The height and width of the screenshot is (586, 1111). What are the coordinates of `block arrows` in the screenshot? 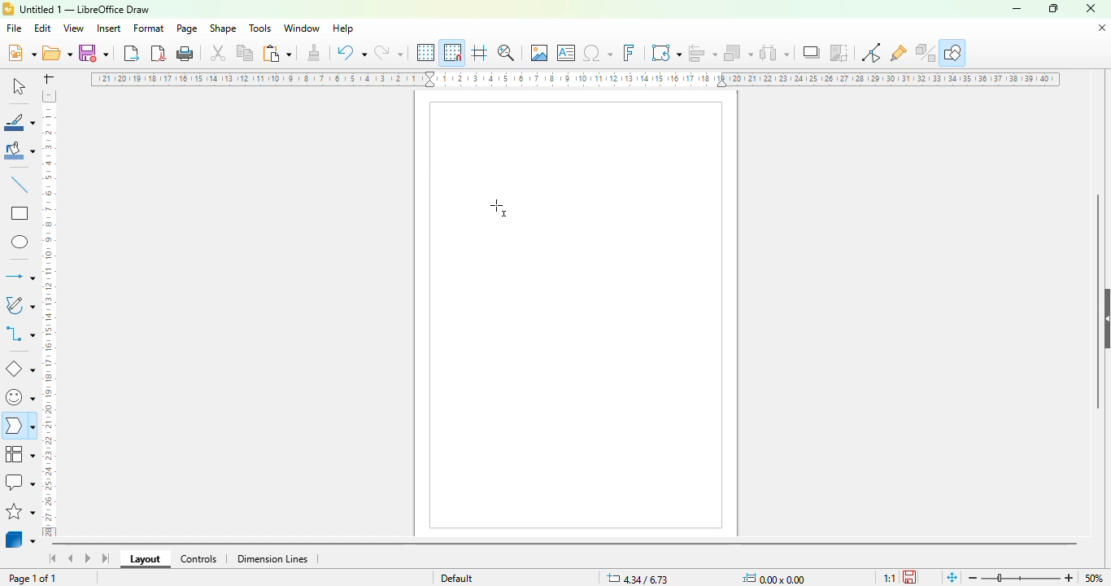 It's located at (19, 427).